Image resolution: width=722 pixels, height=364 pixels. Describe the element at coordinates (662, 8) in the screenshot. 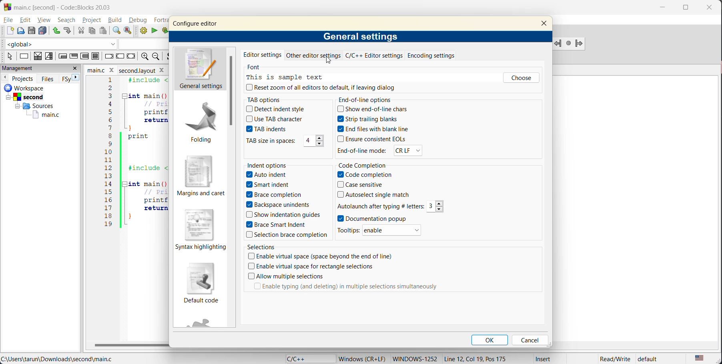

I see `minimize` at that location.